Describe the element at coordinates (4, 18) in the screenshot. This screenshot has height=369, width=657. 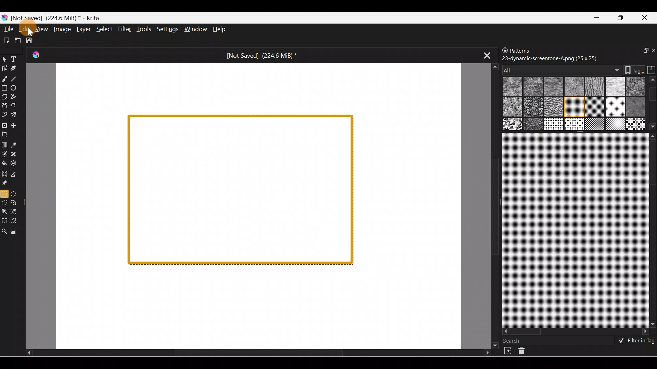
I see `Krita logo` at that location.